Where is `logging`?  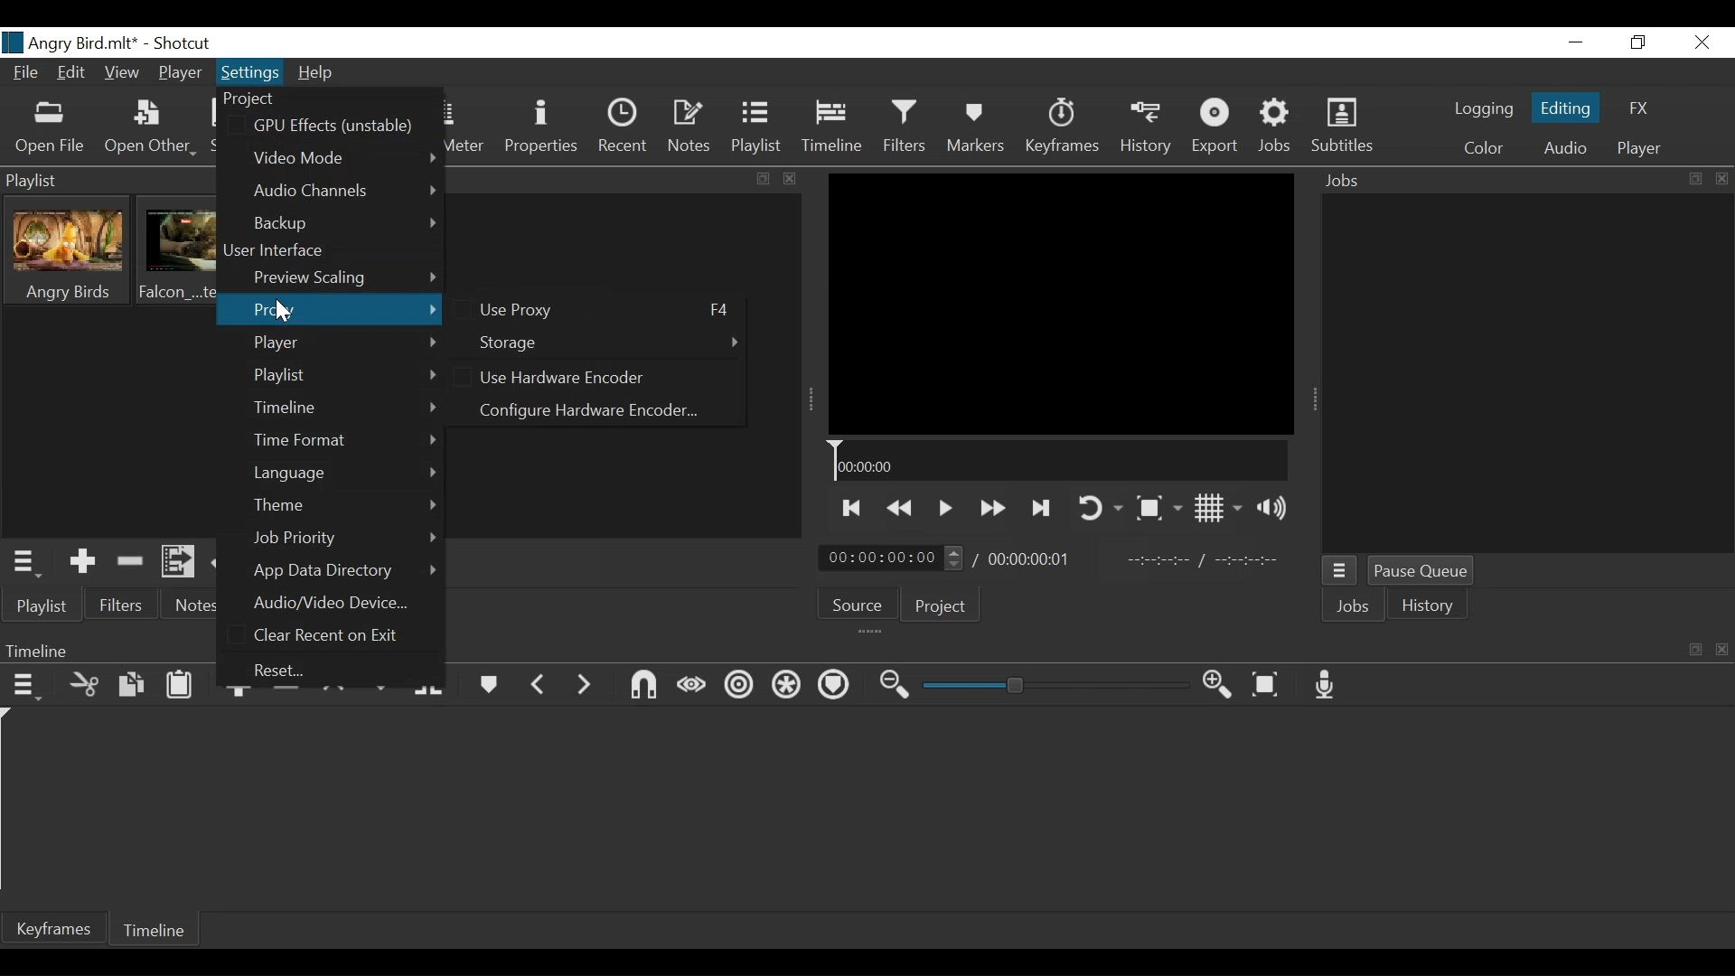
logging is located at coordinates (1482, 109).